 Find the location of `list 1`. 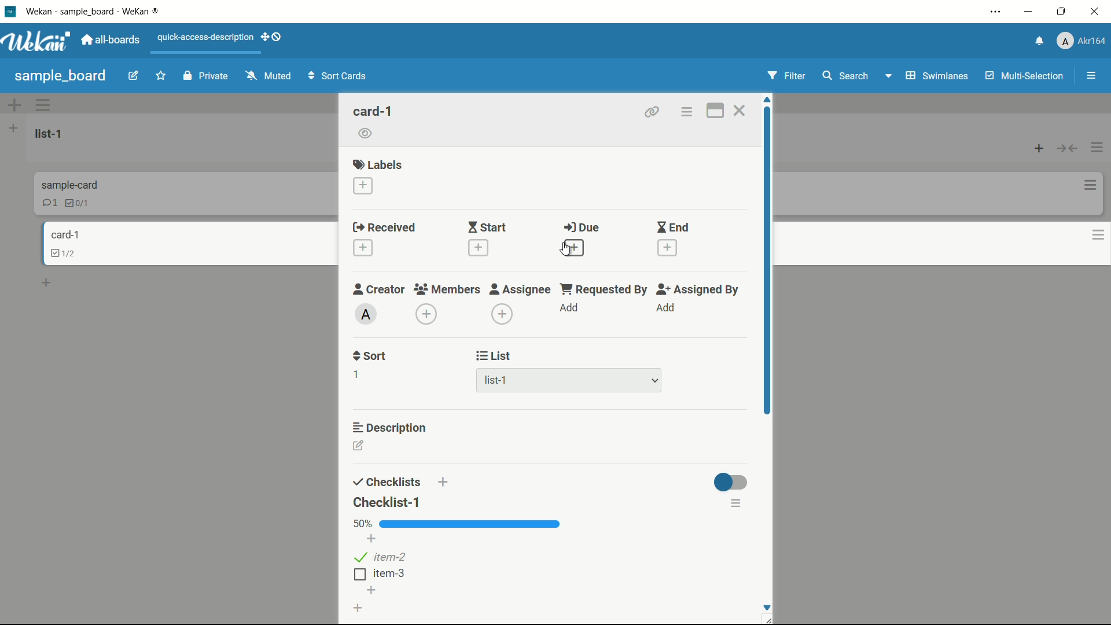

list 1 is located at coordinates (46, 134).